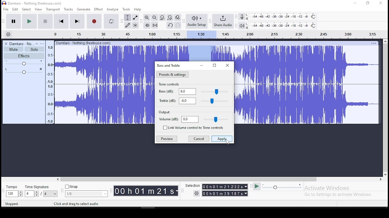 Image resolution: width=389 pixels, height=218 pixels. I want to click on , so click(141, 21).